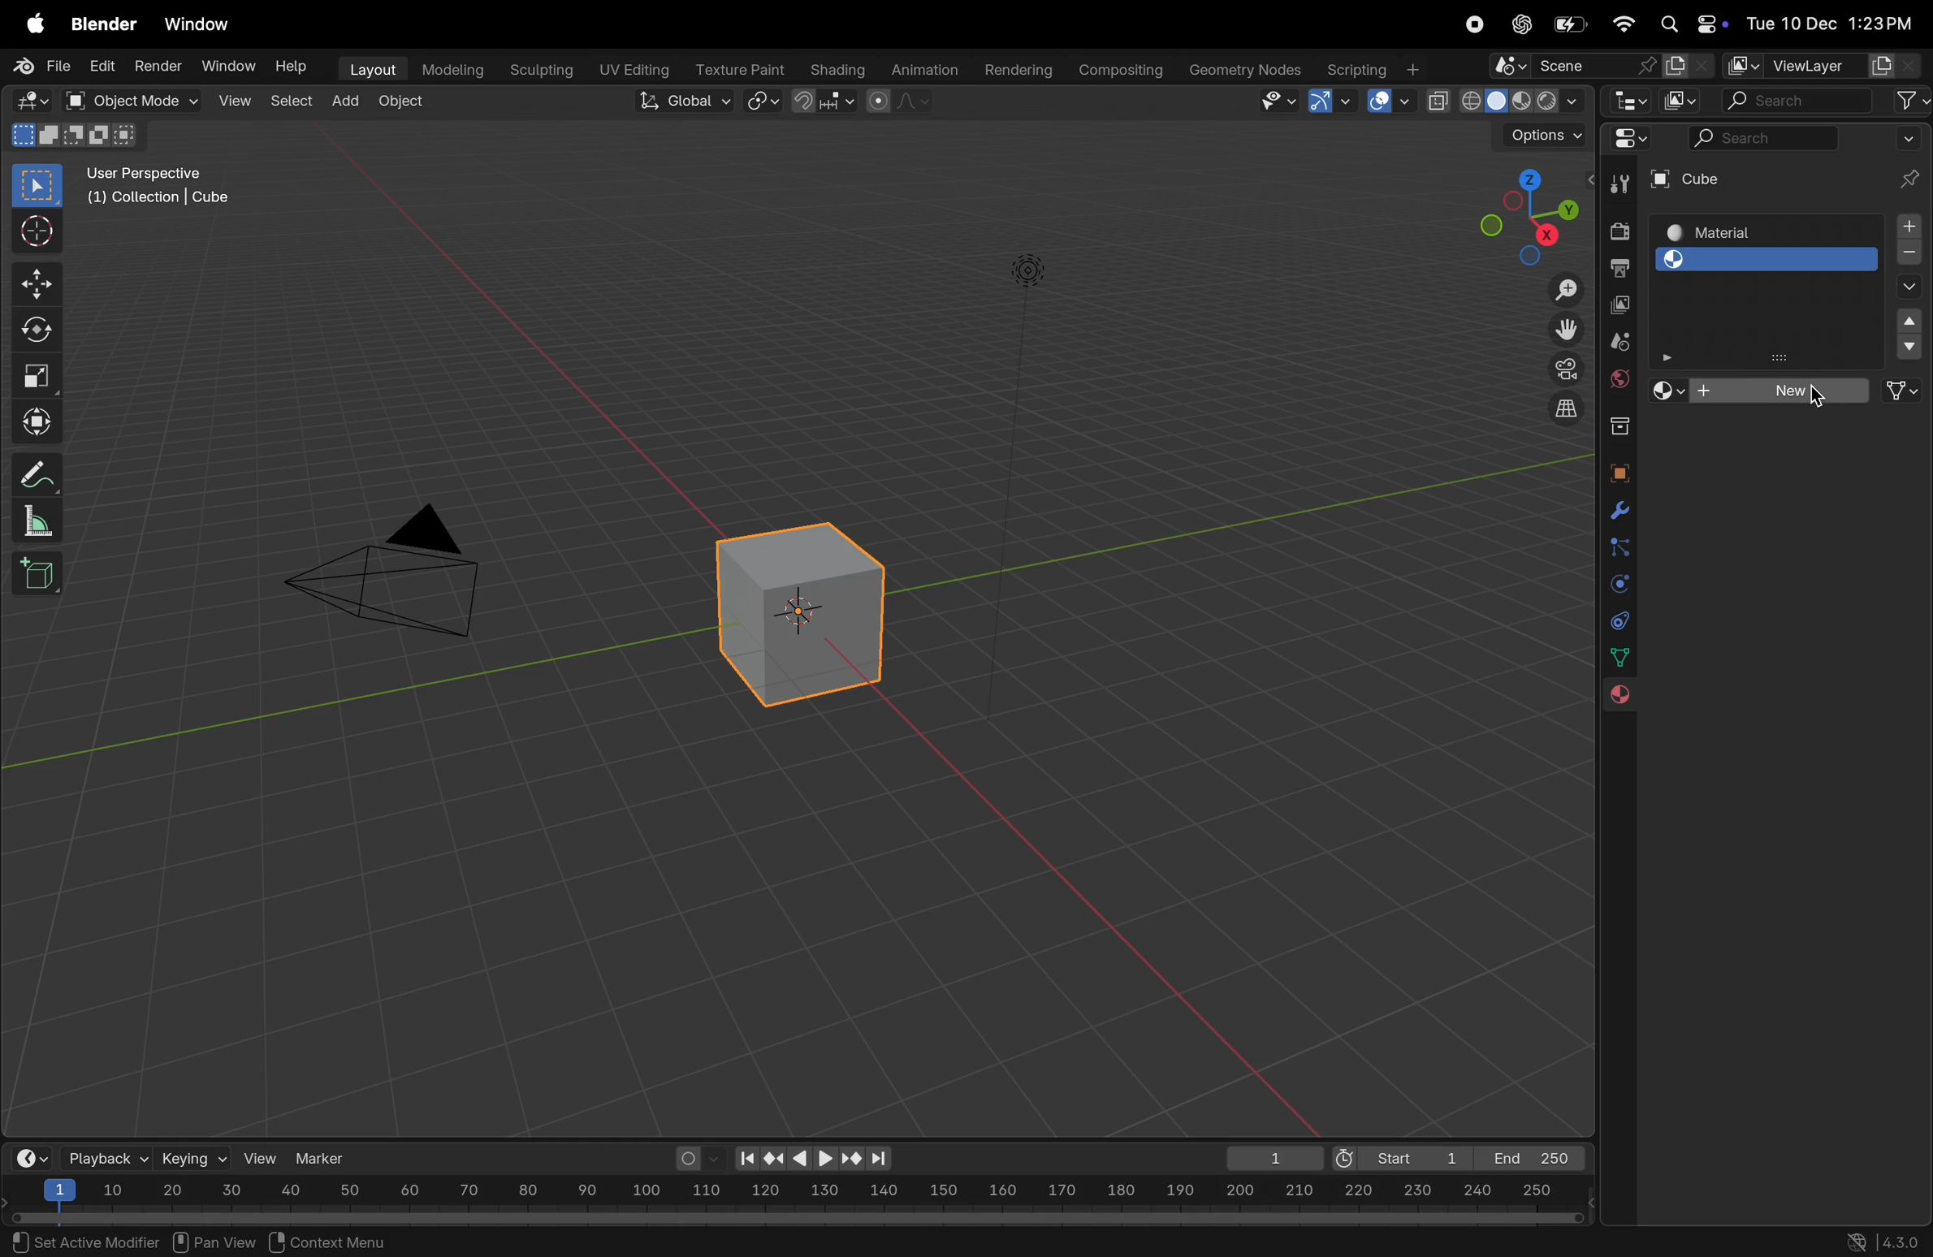 The image size is (1933, 1257). What do you see at coordinates (1387, 102) in the screenshot?
I see `show overlays` at bounding box center [1387, 102].